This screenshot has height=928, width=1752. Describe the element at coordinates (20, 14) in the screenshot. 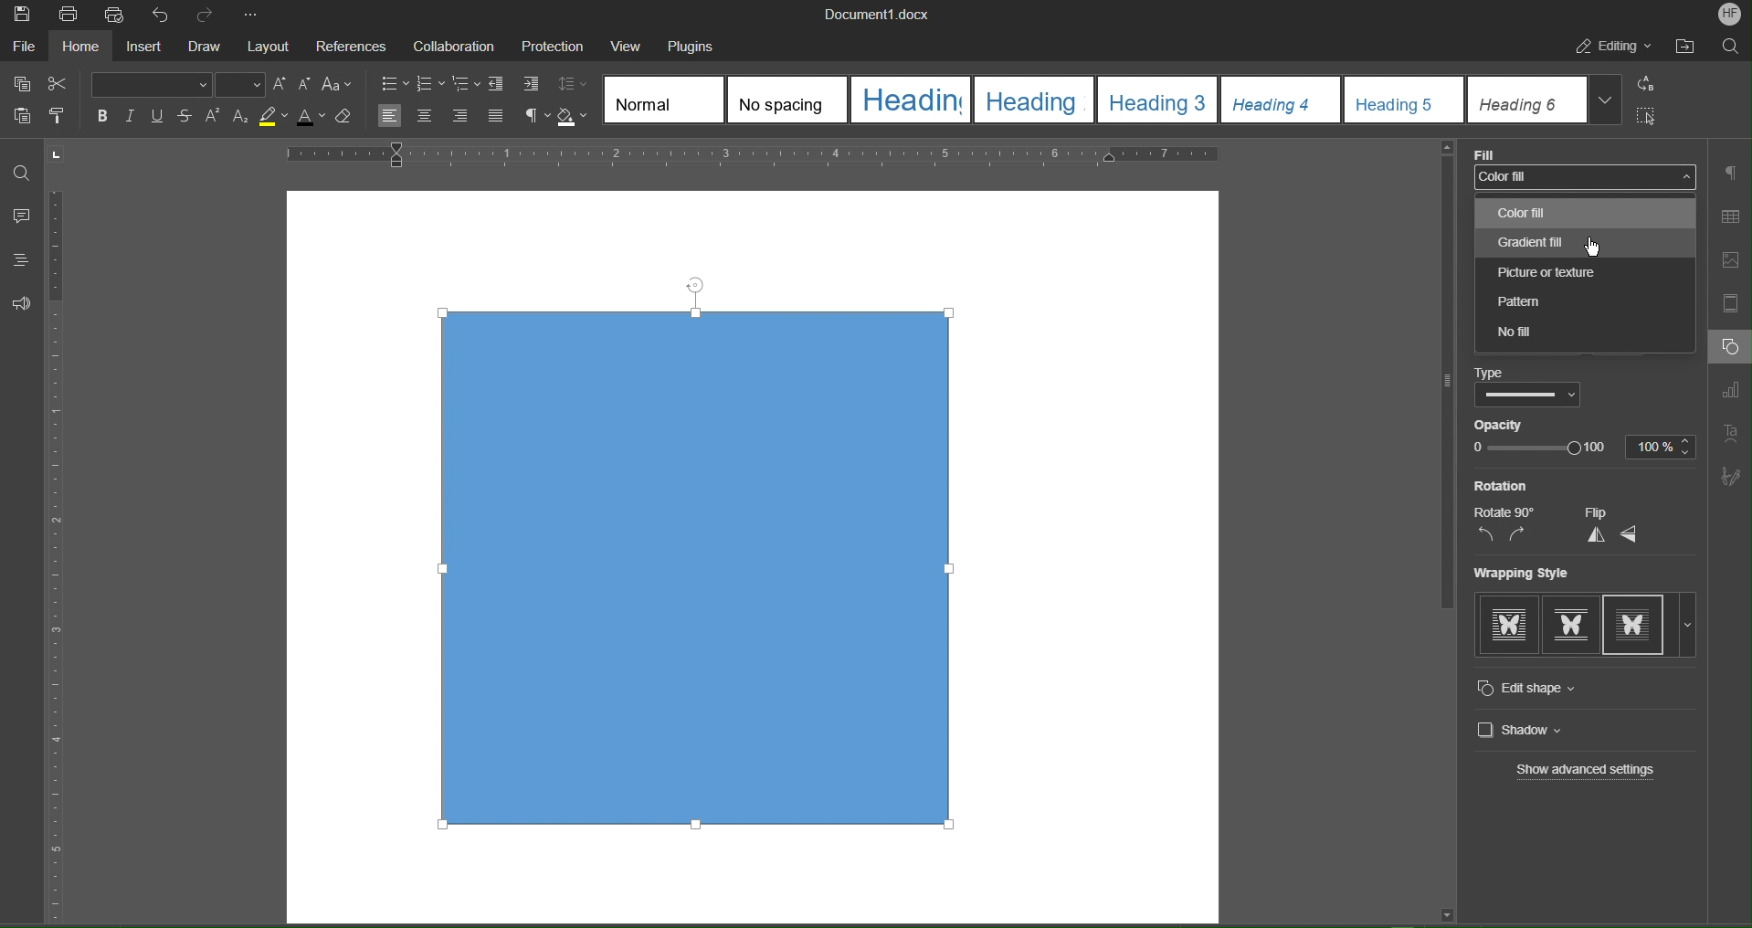

I see `Save` at that location.